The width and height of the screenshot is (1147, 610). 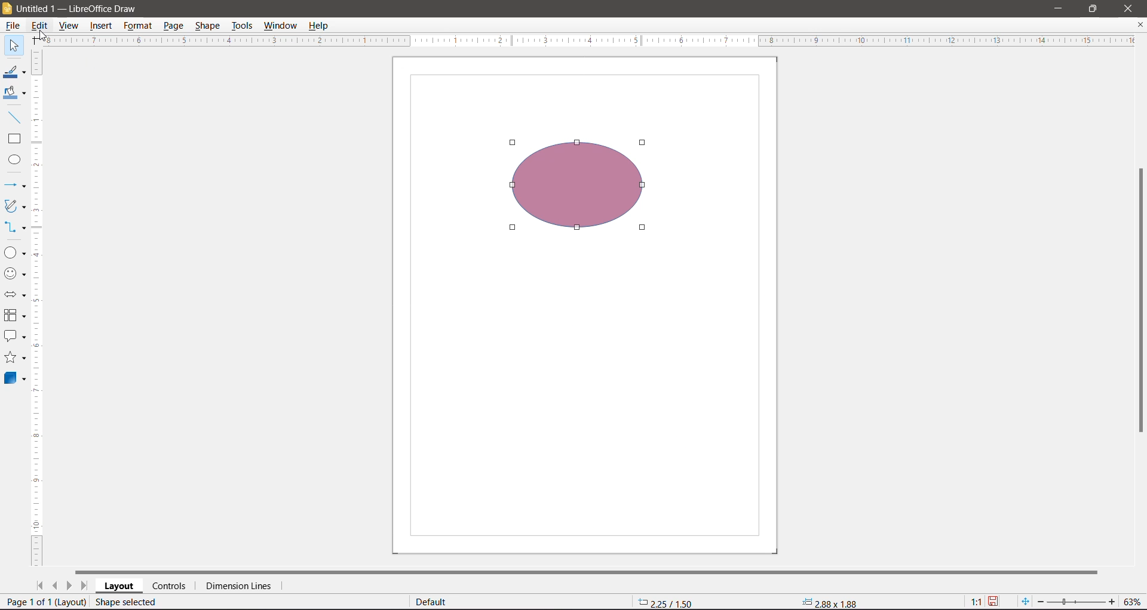 What do you see at coordinates (281, 26) in the screenshot?
I see `Window` at bounding box center [281, 26].